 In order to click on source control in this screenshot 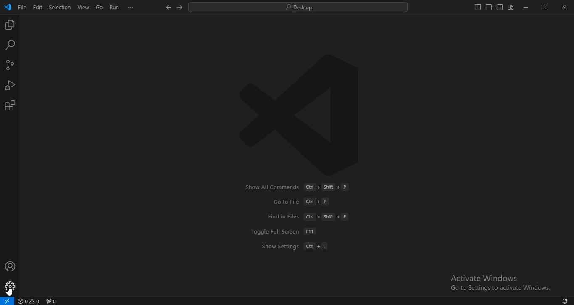, I will do `click(10, 66)`.